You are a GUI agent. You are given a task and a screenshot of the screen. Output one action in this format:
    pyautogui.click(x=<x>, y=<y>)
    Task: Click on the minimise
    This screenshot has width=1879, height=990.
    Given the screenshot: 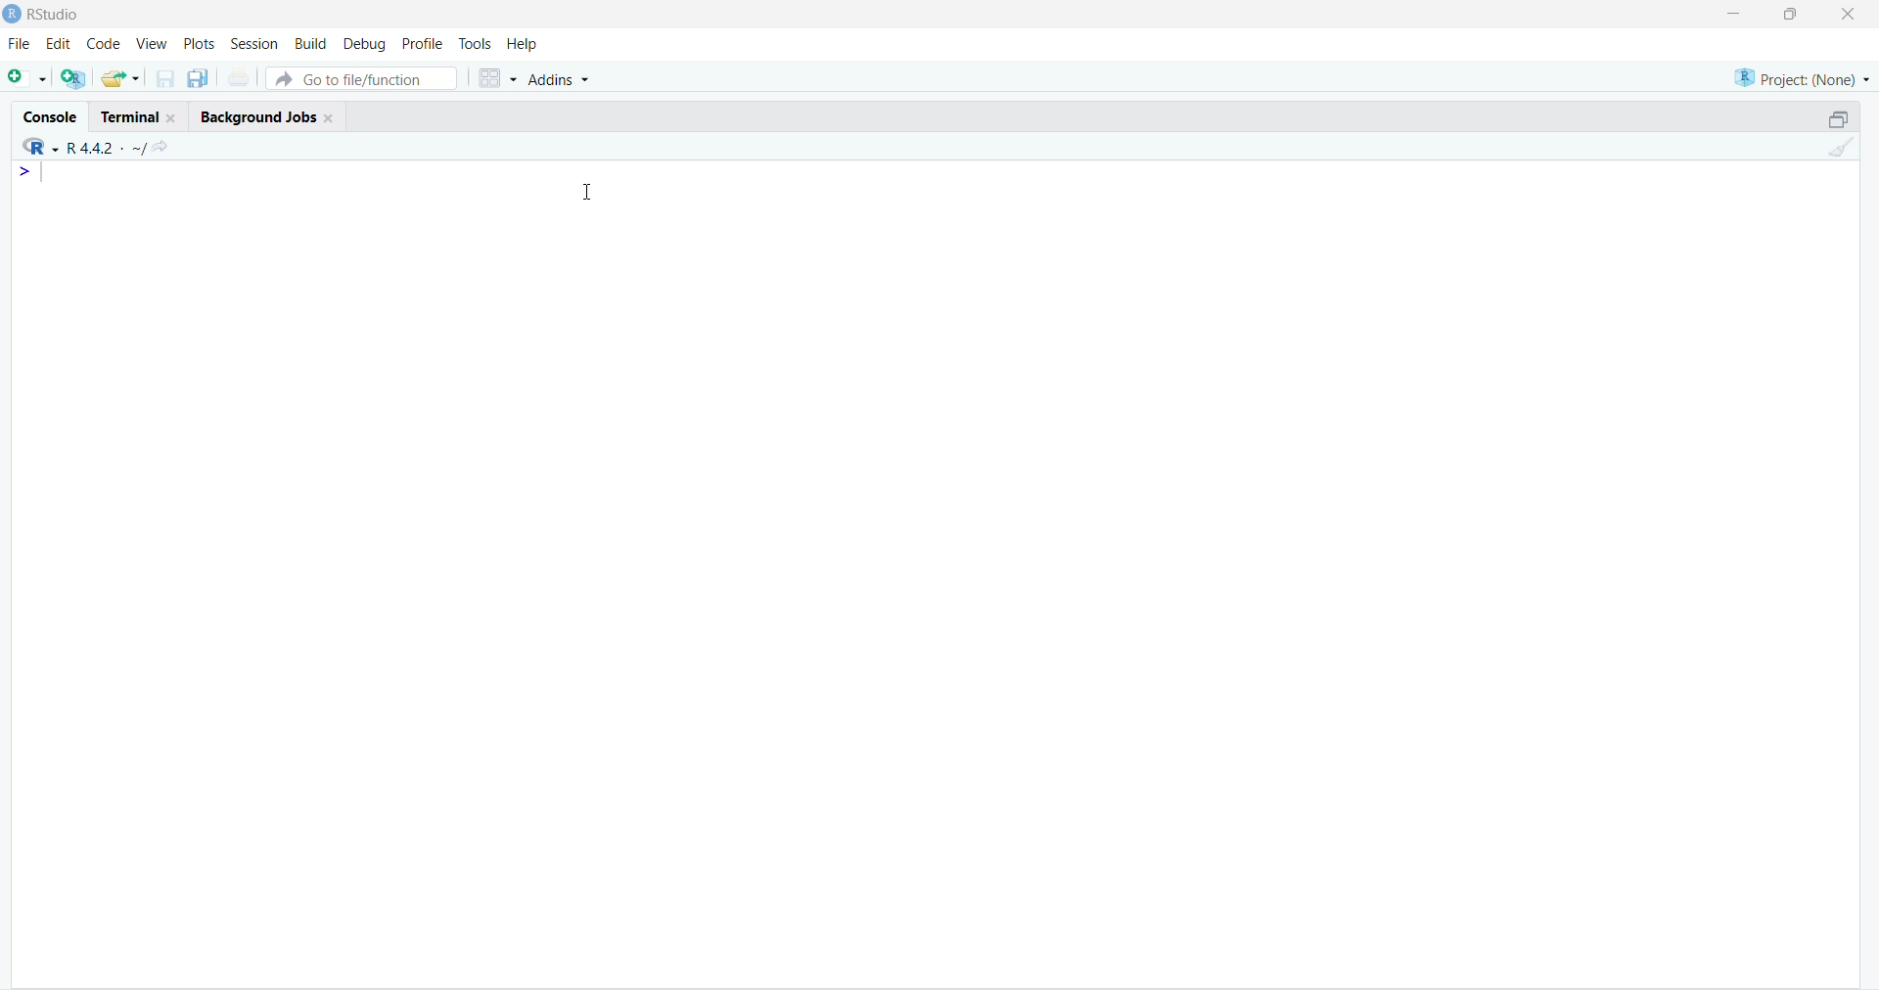 What is the action you would take?
    pyautogui.click(x=1735, y=13)
    